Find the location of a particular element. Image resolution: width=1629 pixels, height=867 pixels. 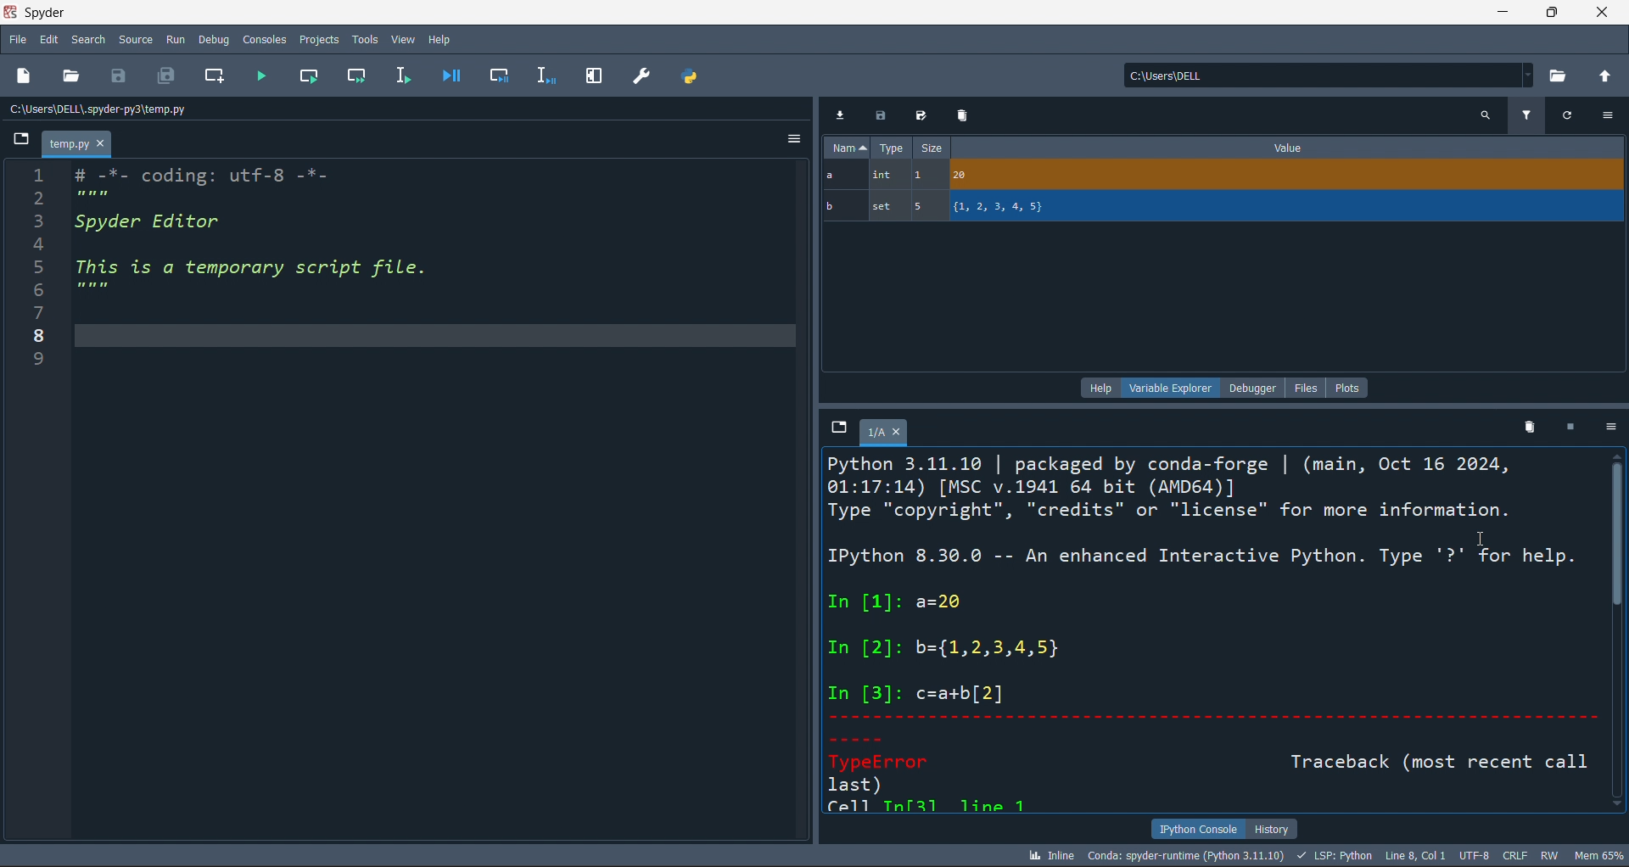

UTF-8 is located at coordinates (1476, 857).